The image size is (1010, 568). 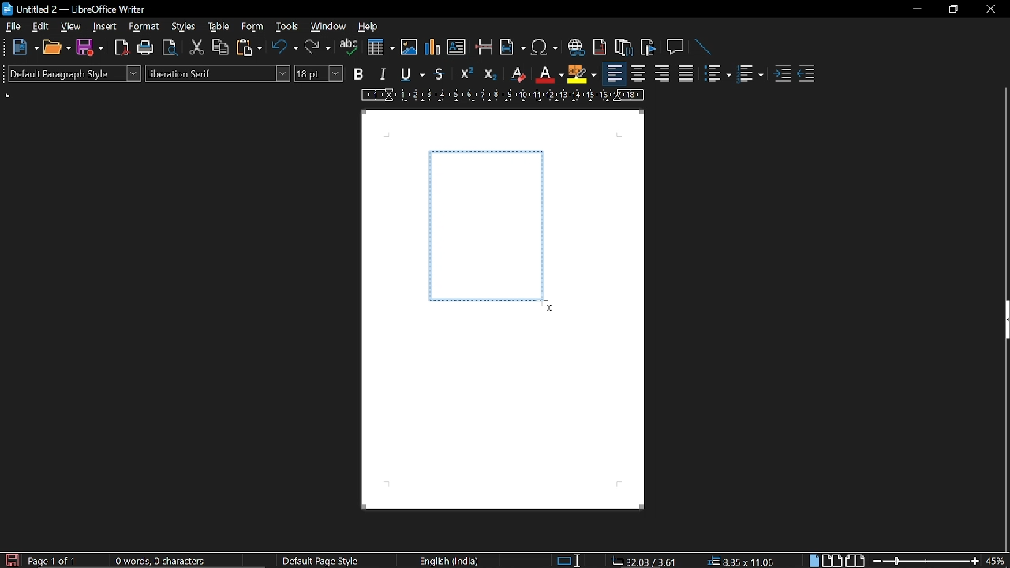 I want to click on Untitled 2 - LibreOffice Writer, so click(x=79, y=10).